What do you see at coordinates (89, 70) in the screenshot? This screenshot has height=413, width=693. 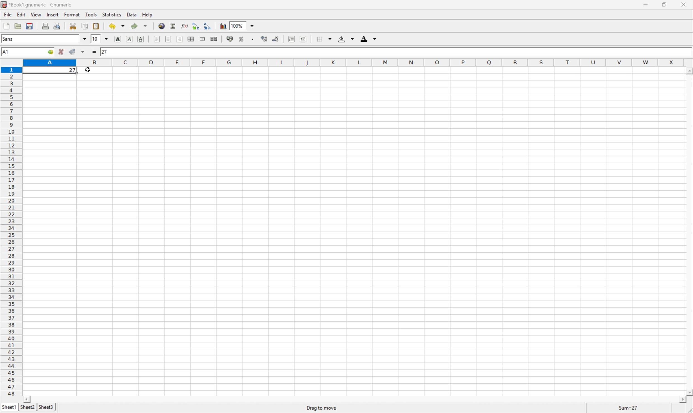 I see `Cursor` at bounding box center [89, 70].